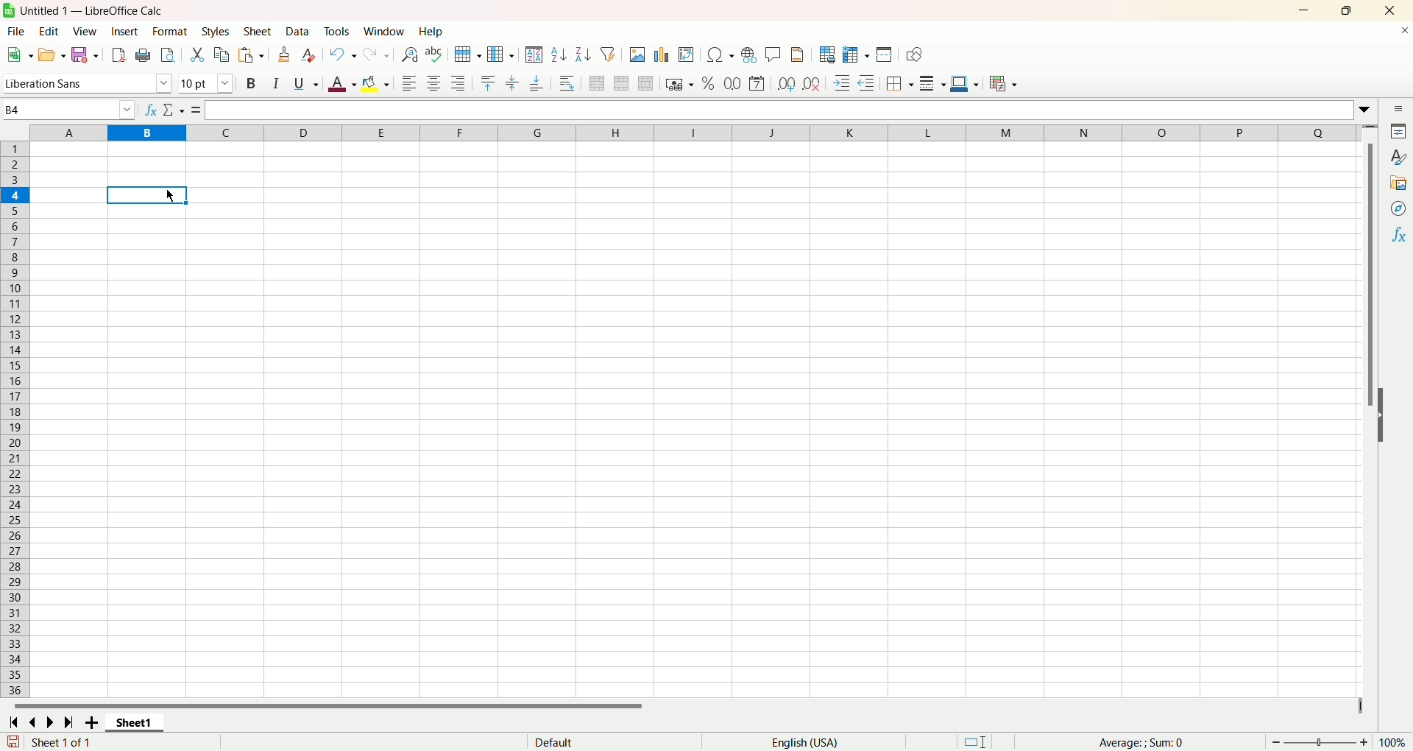  What do you see at coordinates (13, 741) in the screenshot?
I see `save` at bounding box center [13, 741].